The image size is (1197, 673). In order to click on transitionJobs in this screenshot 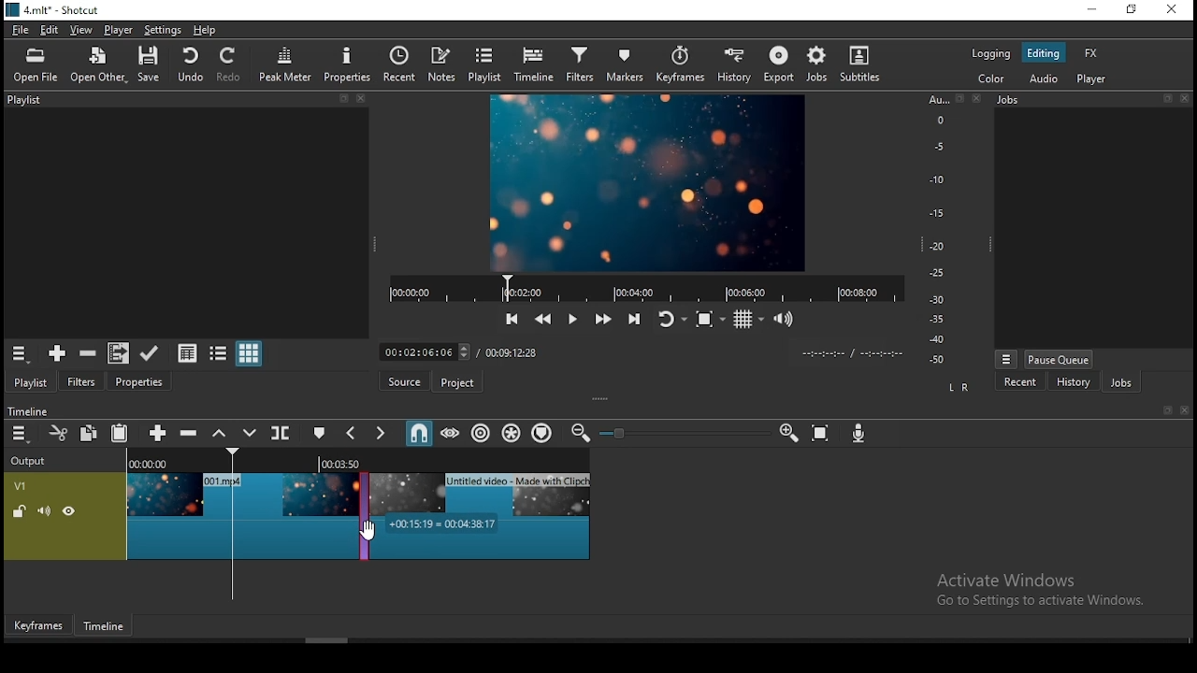, I will do `click(360, 516)`.